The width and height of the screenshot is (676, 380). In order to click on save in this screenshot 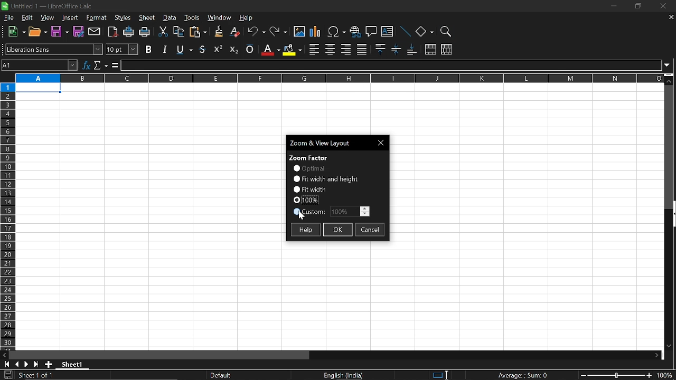, I will do `click(7, 375)`.